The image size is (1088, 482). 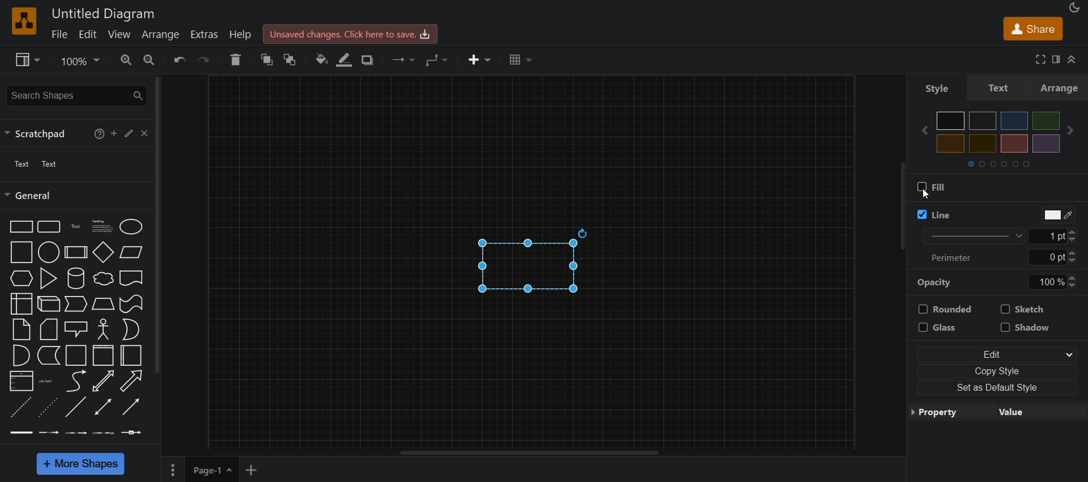 I want to click on previous, so click(x=925, y=130).